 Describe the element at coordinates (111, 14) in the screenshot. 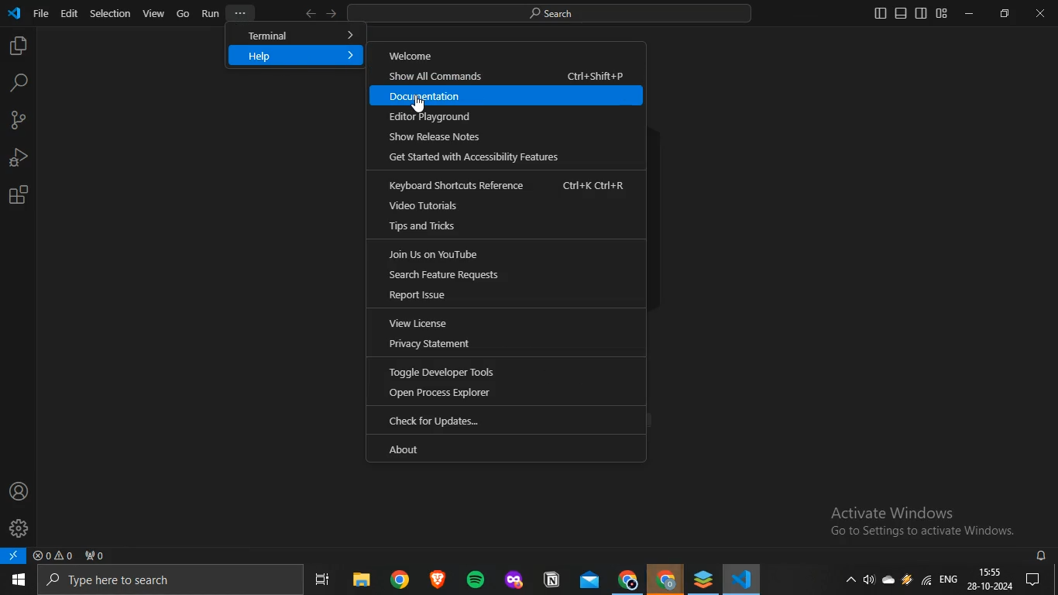

I see `selection` at that location.